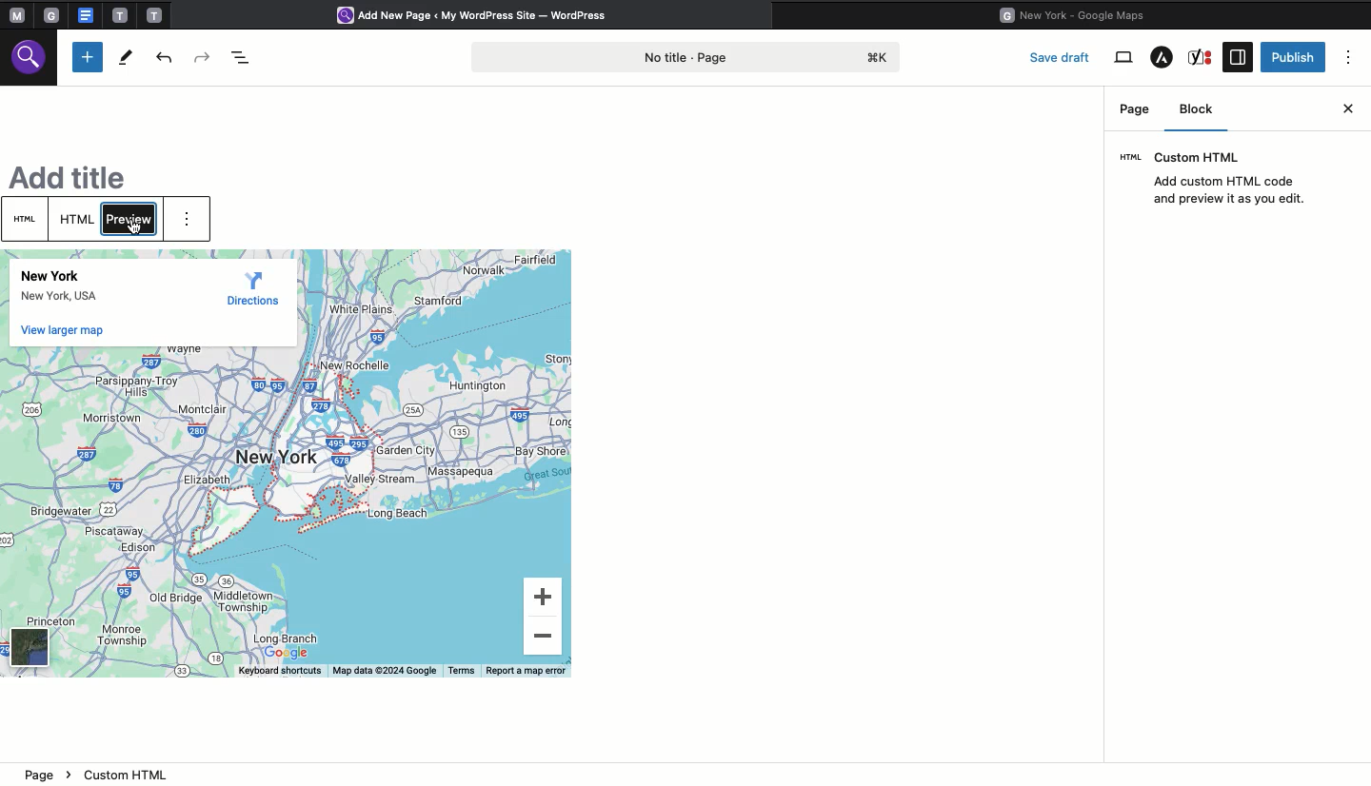 The height and width of the screenshot is (786, 1371). What do you see at coordinates (192, 223) in the screenshot?
I see `more` at bounding box center [192, 223].